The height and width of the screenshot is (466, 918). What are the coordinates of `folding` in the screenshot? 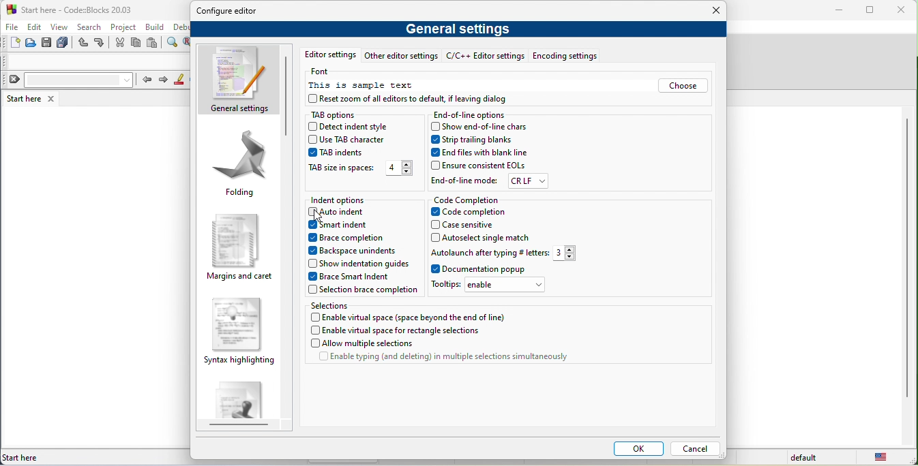 It's located at (242, 166).